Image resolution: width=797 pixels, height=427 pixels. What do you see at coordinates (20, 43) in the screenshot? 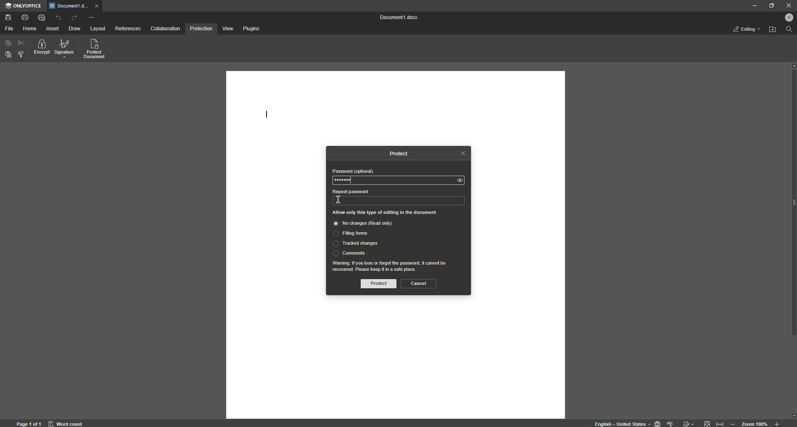
I see `Cut` at bounding box center [20, 43].